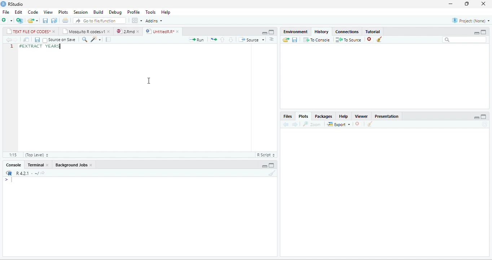  I want to click on TEXT FILE OF CODES, so click(28, 31).